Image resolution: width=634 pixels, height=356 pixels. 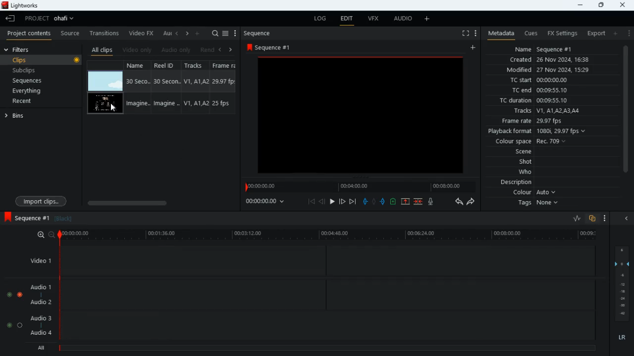 I want to click on sequence, so click(x=26, y=218).